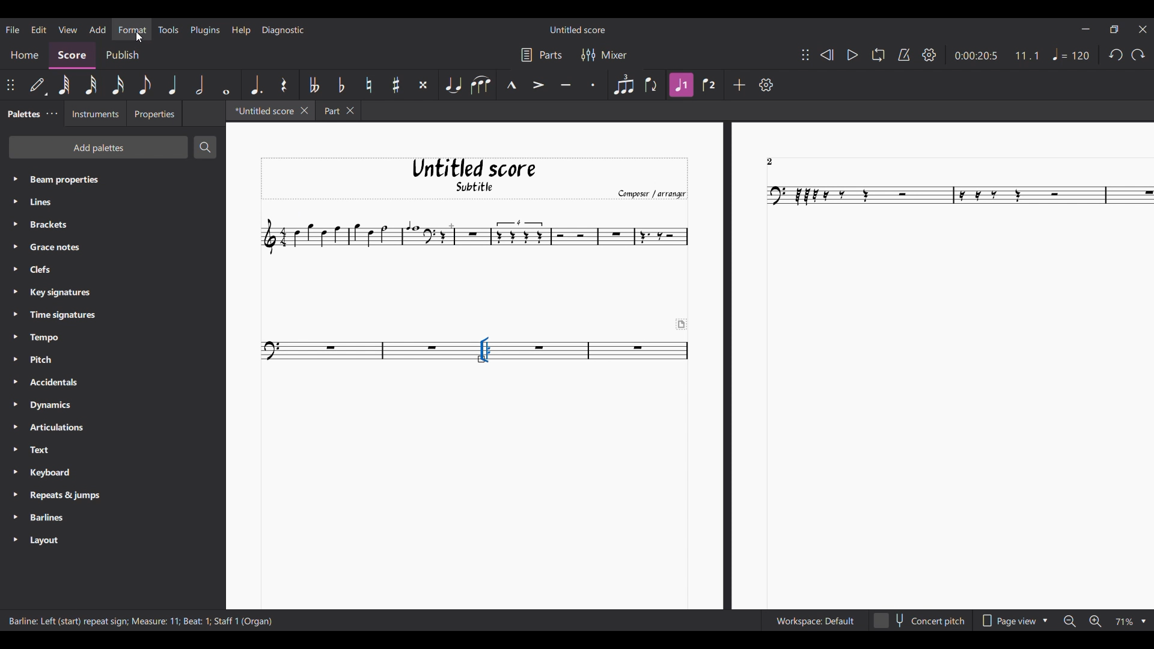 This screenshot has width=1154, height=649. Describe the element at coordinates (709, 85) in the screenshot. I see `Voice 2` at that location.